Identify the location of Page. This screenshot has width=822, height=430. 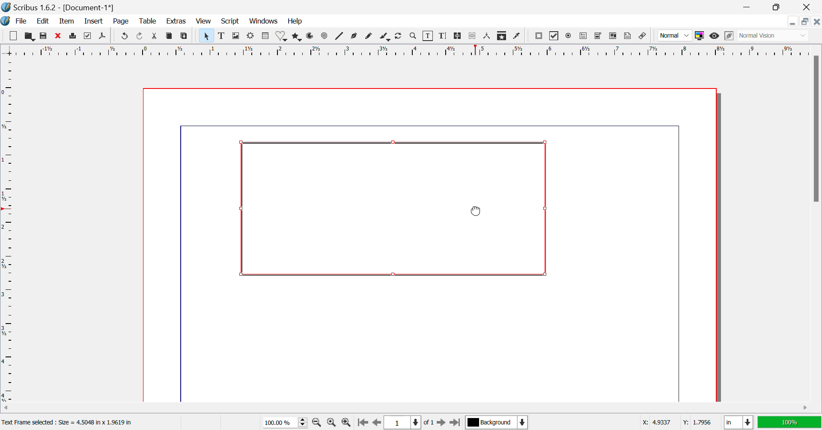
(122, 22).